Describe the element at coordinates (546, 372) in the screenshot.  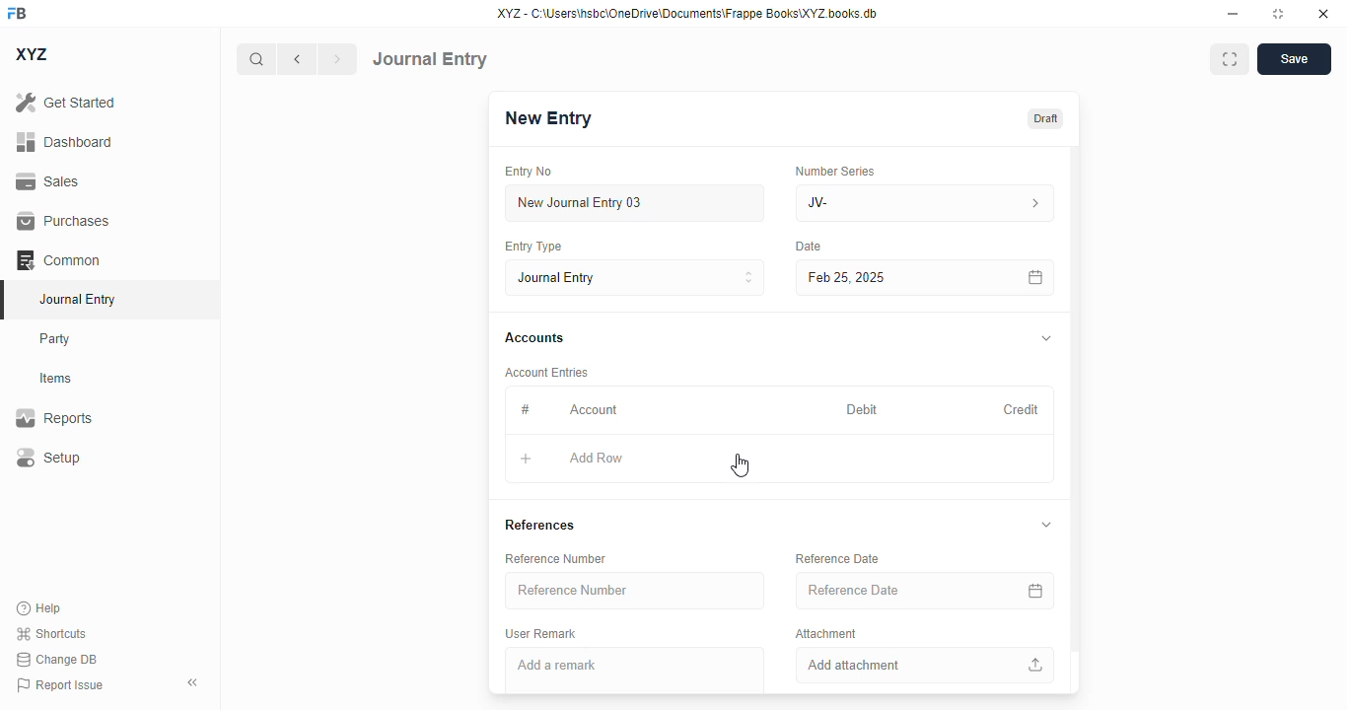
I see `account entries` at that location.